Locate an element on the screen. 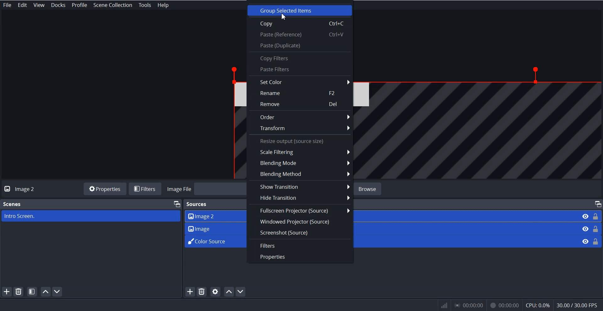 The image size is (603, 311). Group Selected Item is located at coordinates (300, 10).